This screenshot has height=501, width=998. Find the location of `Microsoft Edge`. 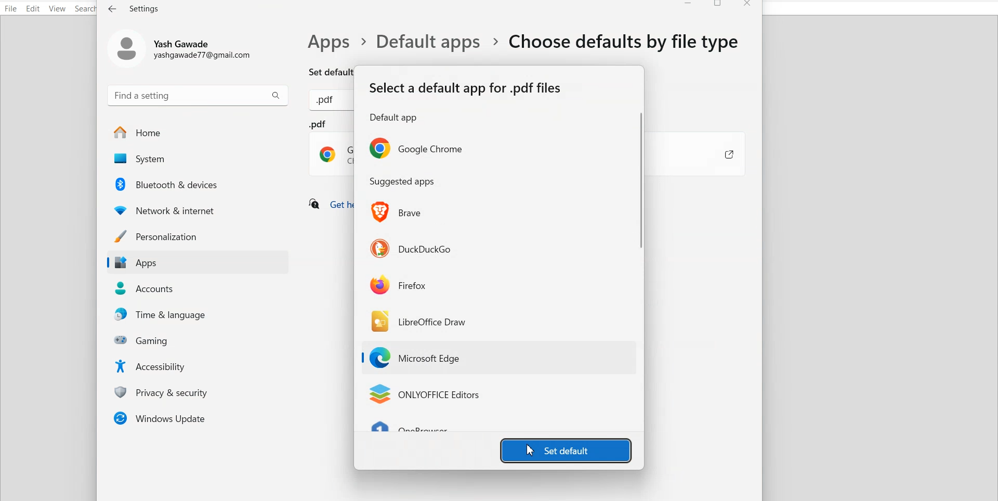

Microsoft Edge is located at coordinates (419, 359).